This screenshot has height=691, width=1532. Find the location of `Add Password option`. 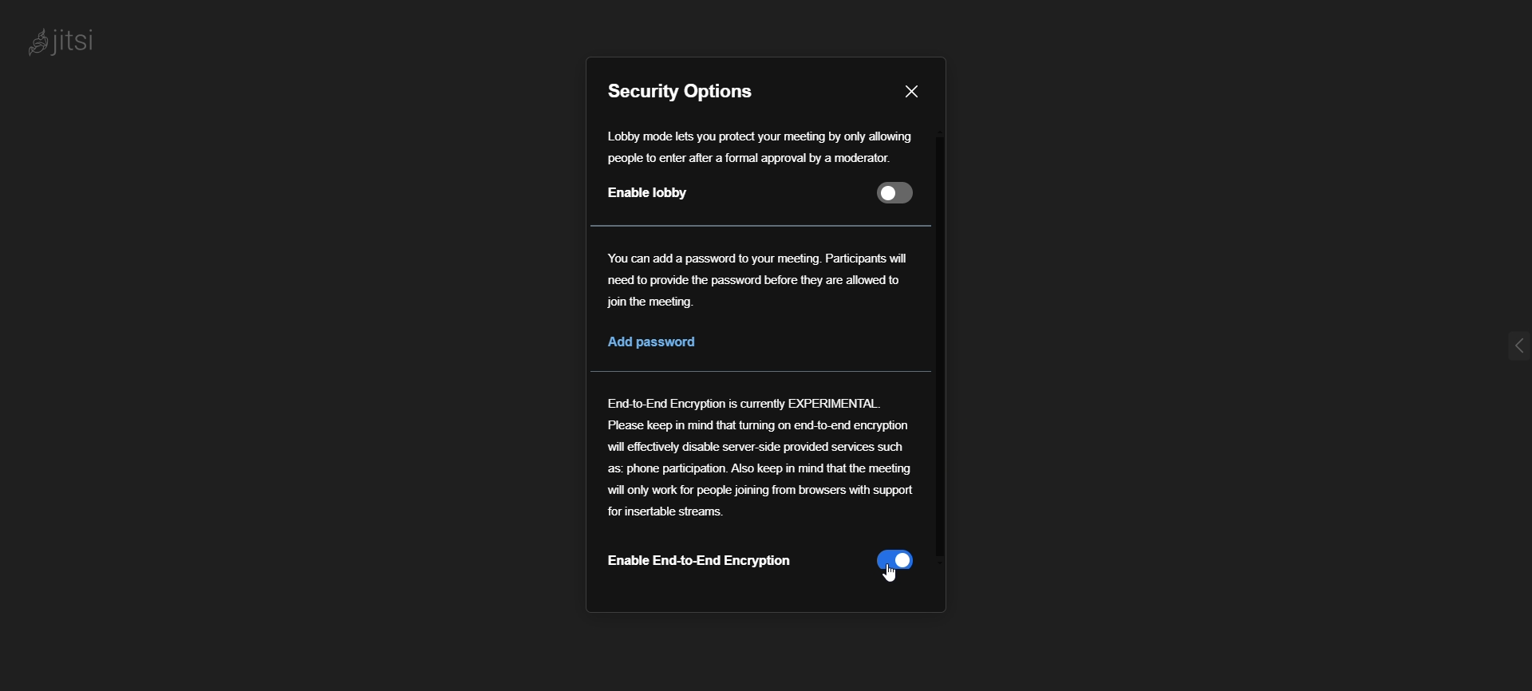

Add Password option is located at coordinates (666, 341).